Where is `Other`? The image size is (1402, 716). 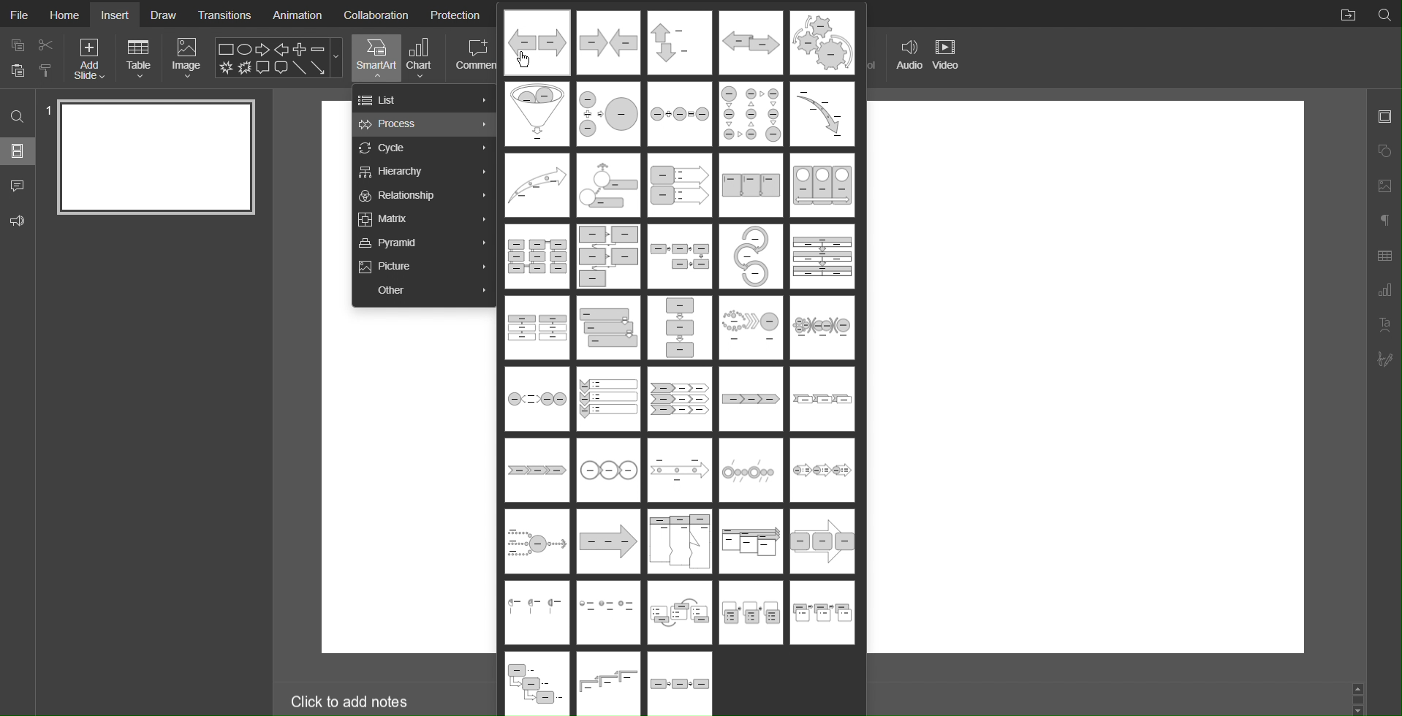 Other is located at coordinates (423, 289).